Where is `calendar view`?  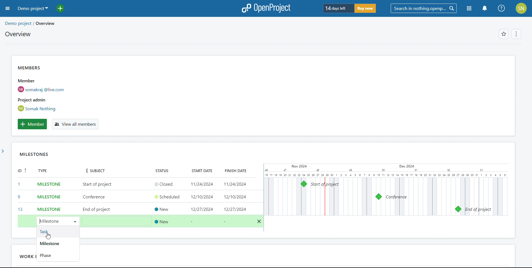
calendar view is located at coordinates (386, 190).